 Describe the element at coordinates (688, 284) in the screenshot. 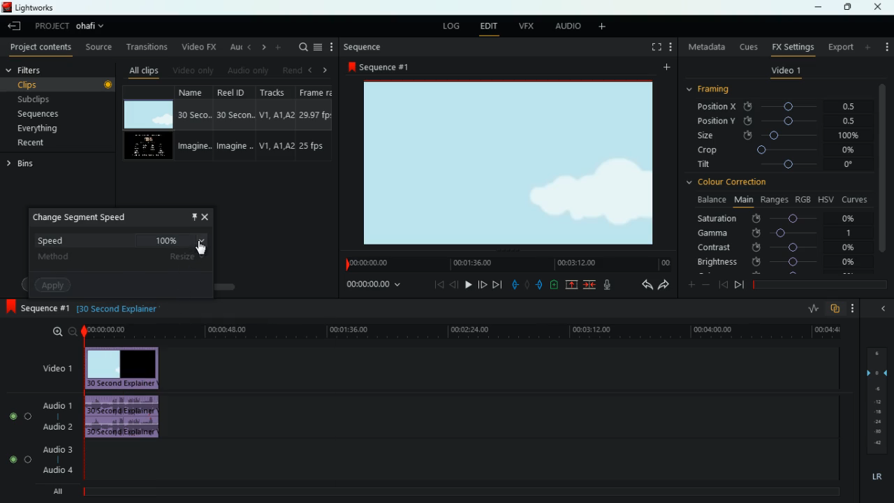

I see `plus` at that location.